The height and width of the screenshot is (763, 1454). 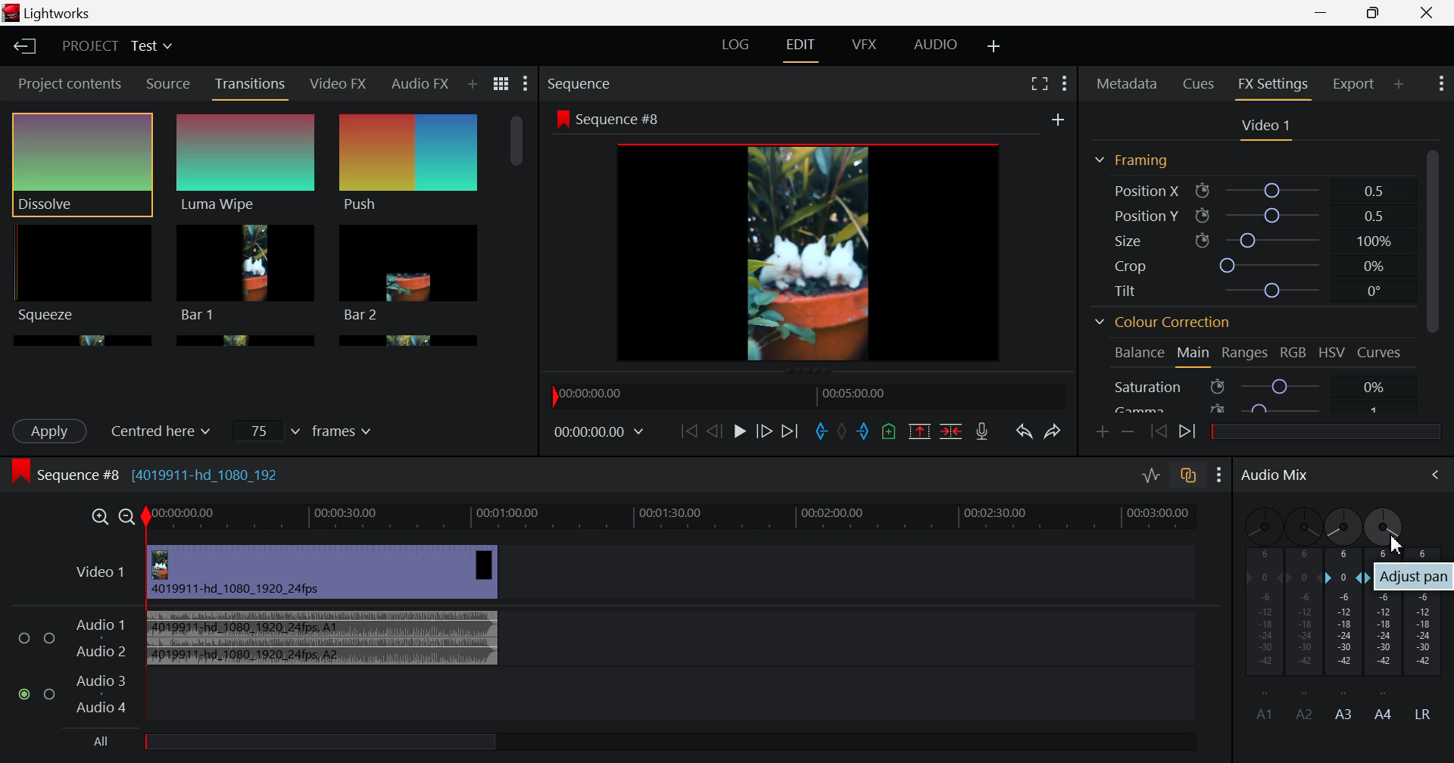 What do you see at coordinates (1150, 478) in the screenshot?
I see `Toggle audio levels editing` at bounding box center [1150, 478].